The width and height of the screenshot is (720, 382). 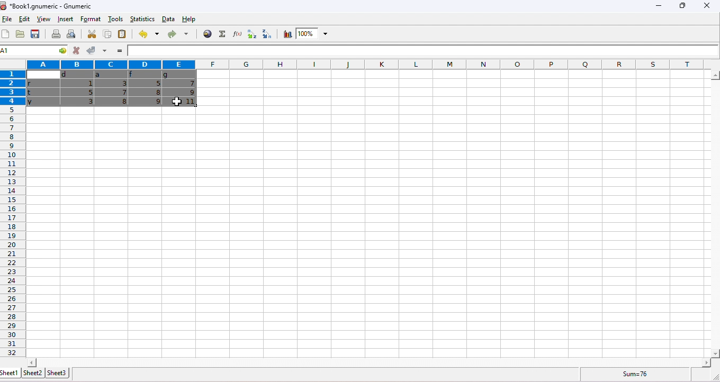 What do you see at coordinates (657, 7) in the screenshot?
I see `minimize` at bounding box center [657, 7].